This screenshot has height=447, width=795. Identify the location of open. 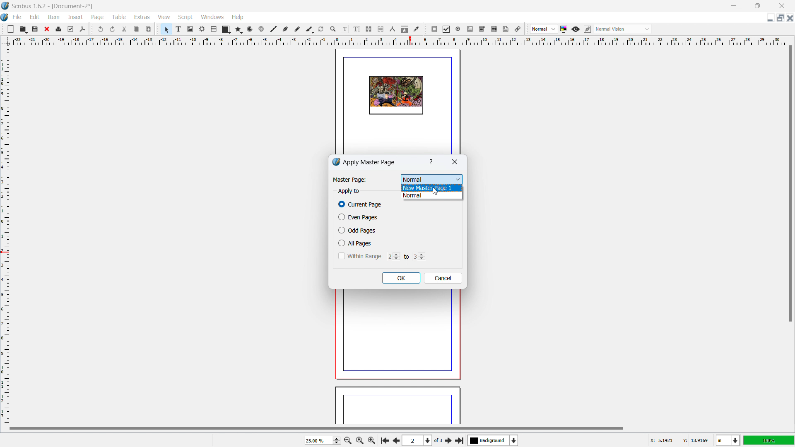
(23, 29).